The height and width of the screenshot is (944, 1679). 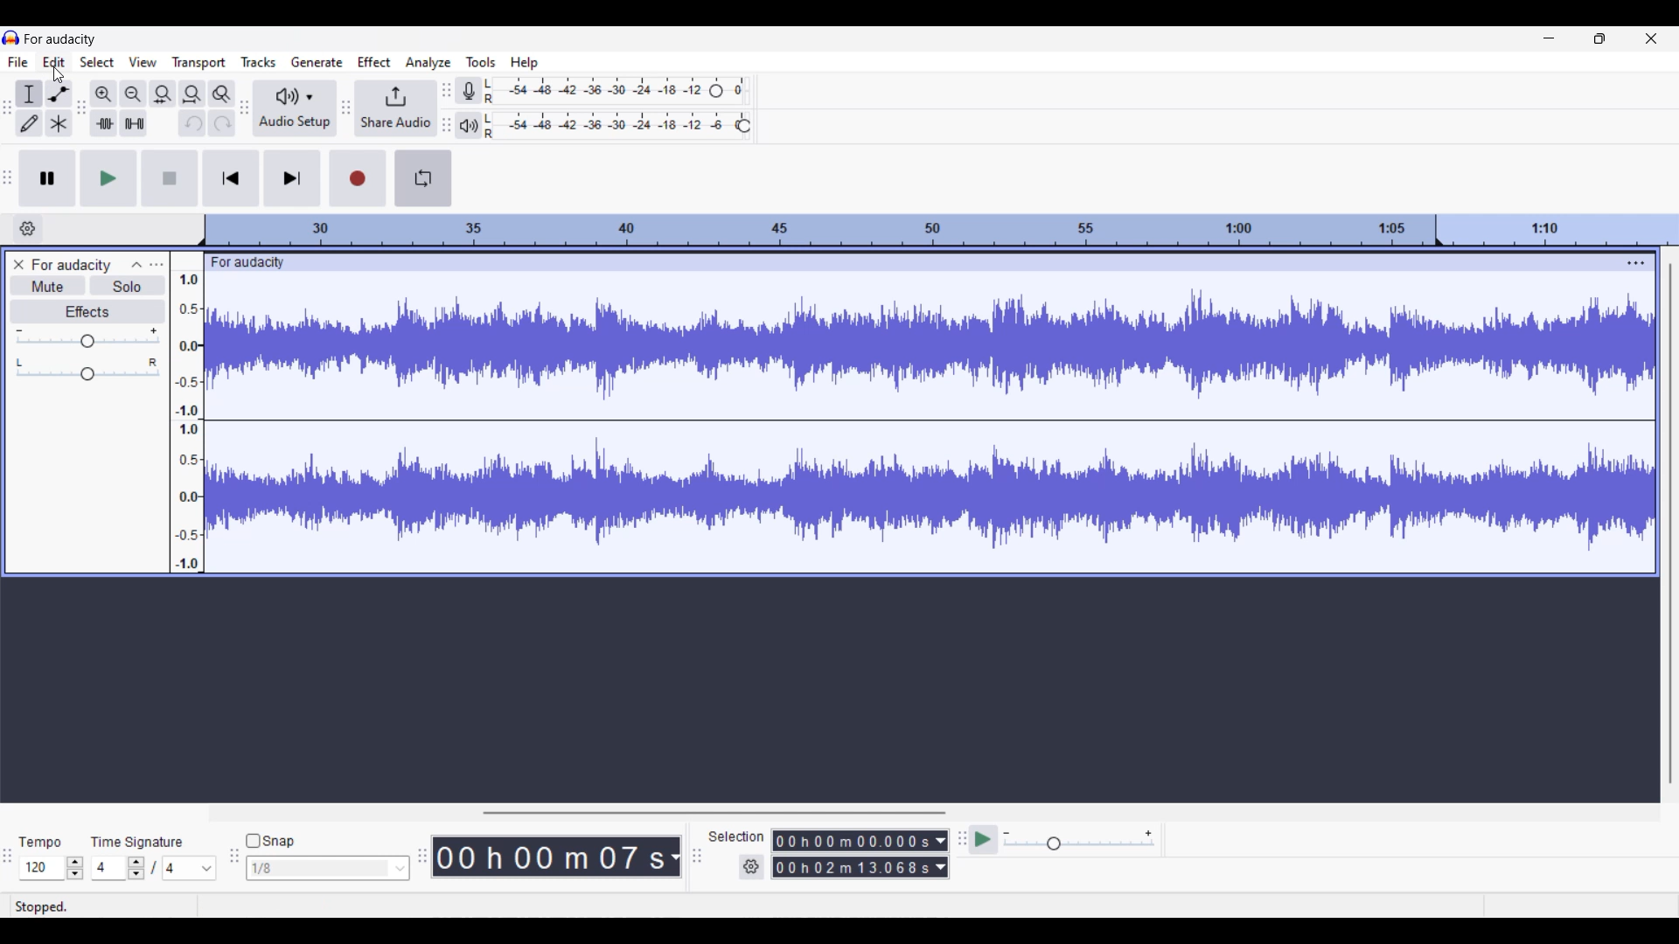 What do you see at coordinates (716, 91) in the screenshot?
I see `Recording level header` at bounding box center [716, 91].